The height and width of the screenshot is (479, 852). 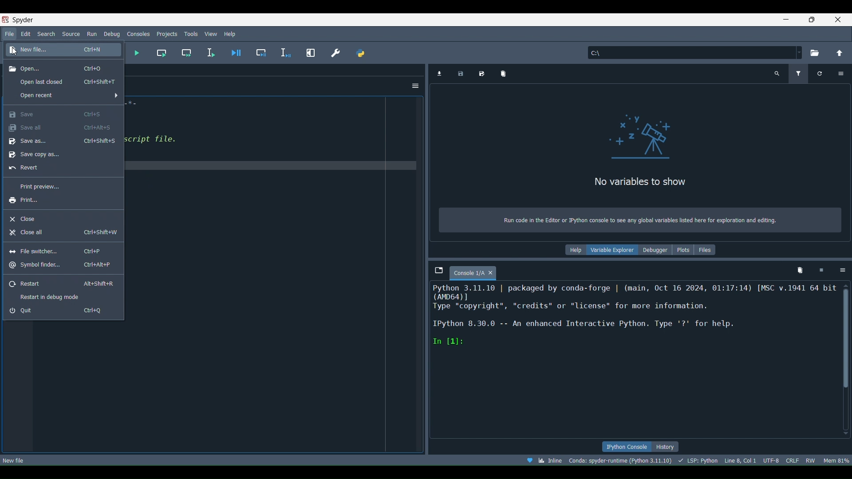 I want to click on Dropdown, so click(x=116, y=95).